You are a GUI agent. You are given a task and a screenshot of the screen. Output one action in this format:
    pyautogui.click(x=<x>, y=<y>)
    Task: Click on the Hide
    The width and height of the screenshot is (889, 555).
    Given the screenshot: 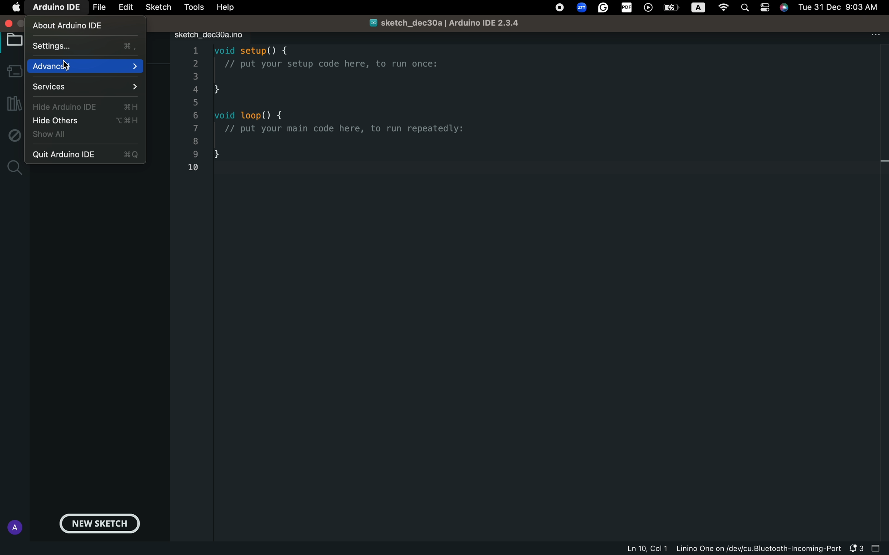 What is the action you would take?
    pyautogui.click(x=88, y=121)
    